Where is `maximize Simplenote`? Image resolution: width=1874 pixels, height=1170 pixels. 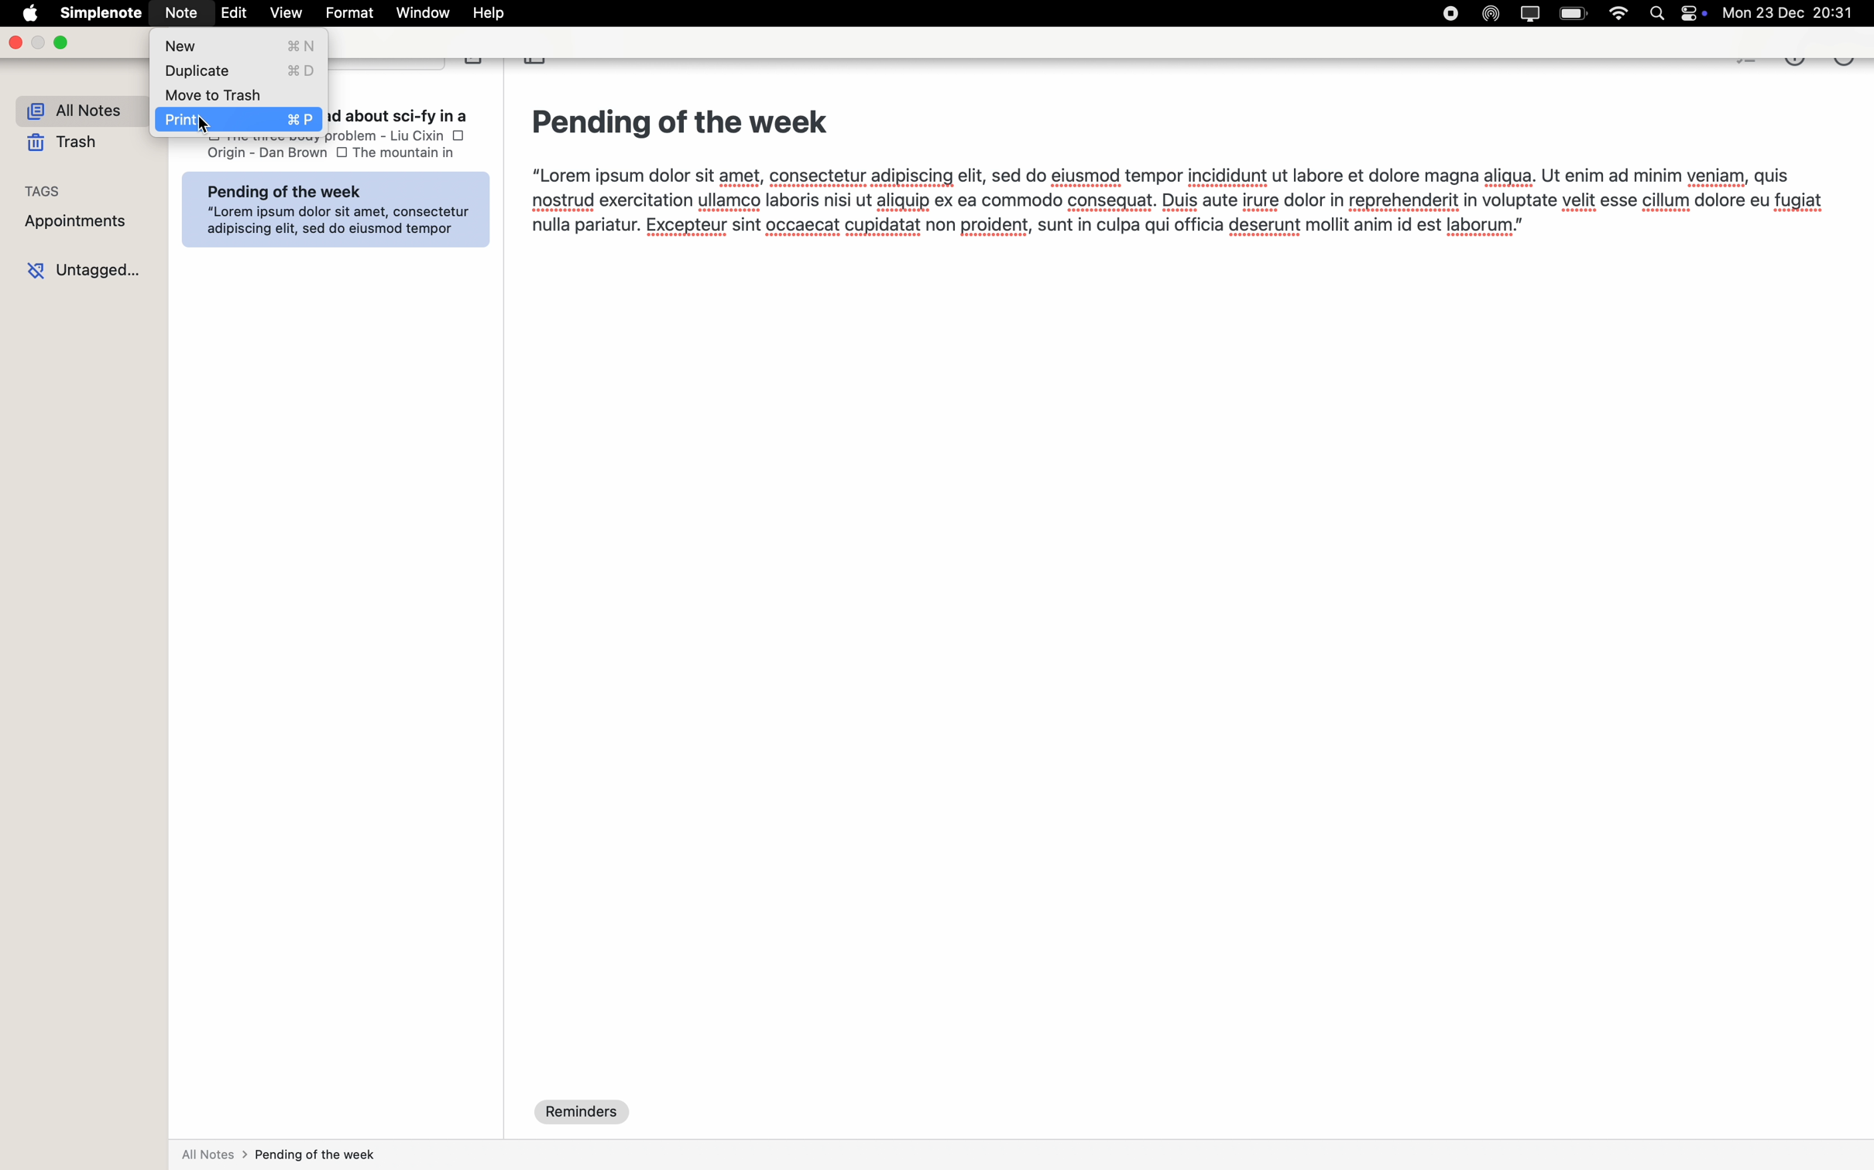
maximize Simplenote is located at coordinates (60, 42).